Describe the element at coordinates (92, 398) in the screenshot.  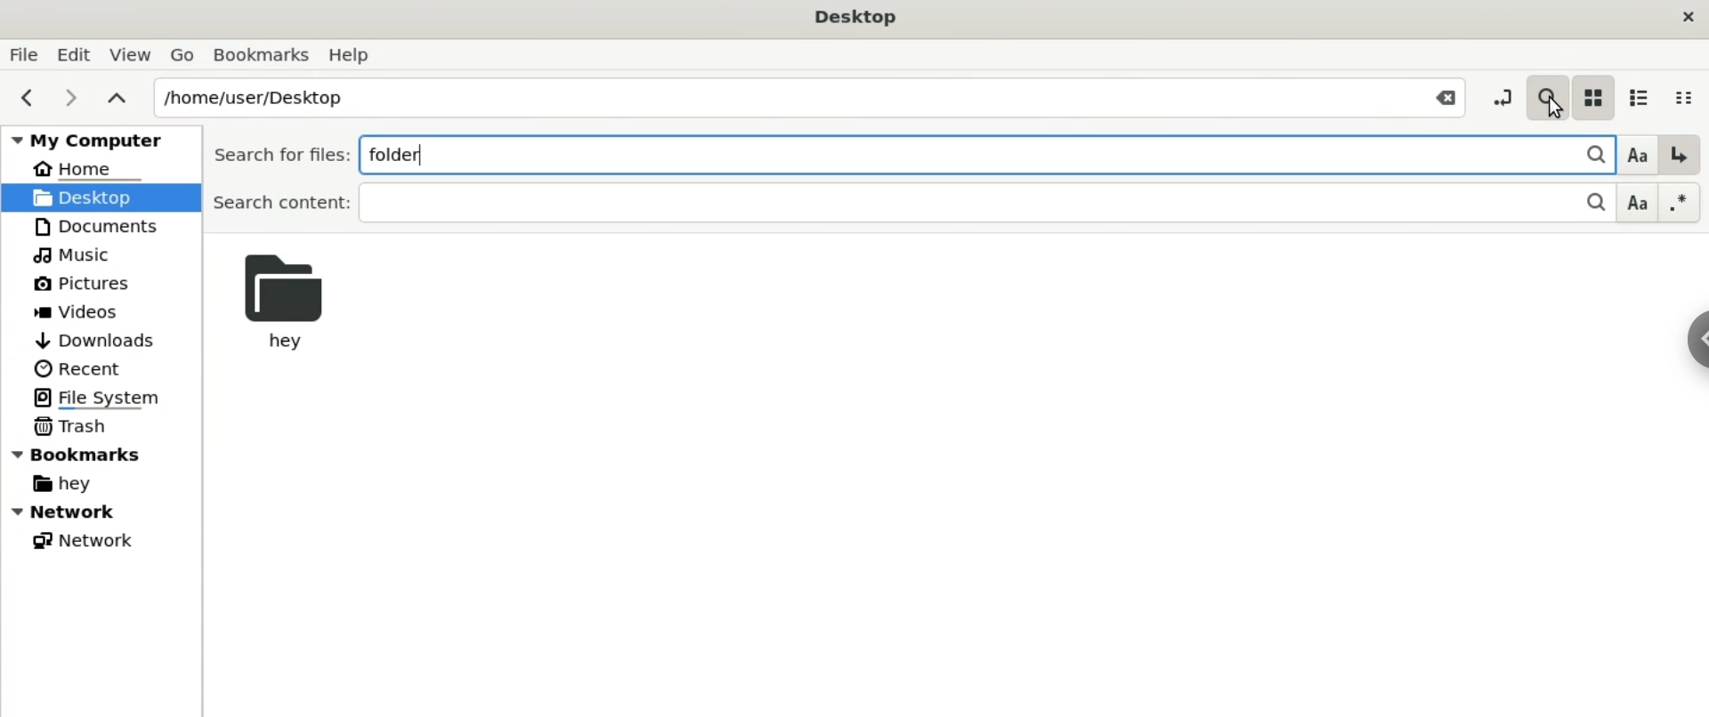
I see `File System` at that location.